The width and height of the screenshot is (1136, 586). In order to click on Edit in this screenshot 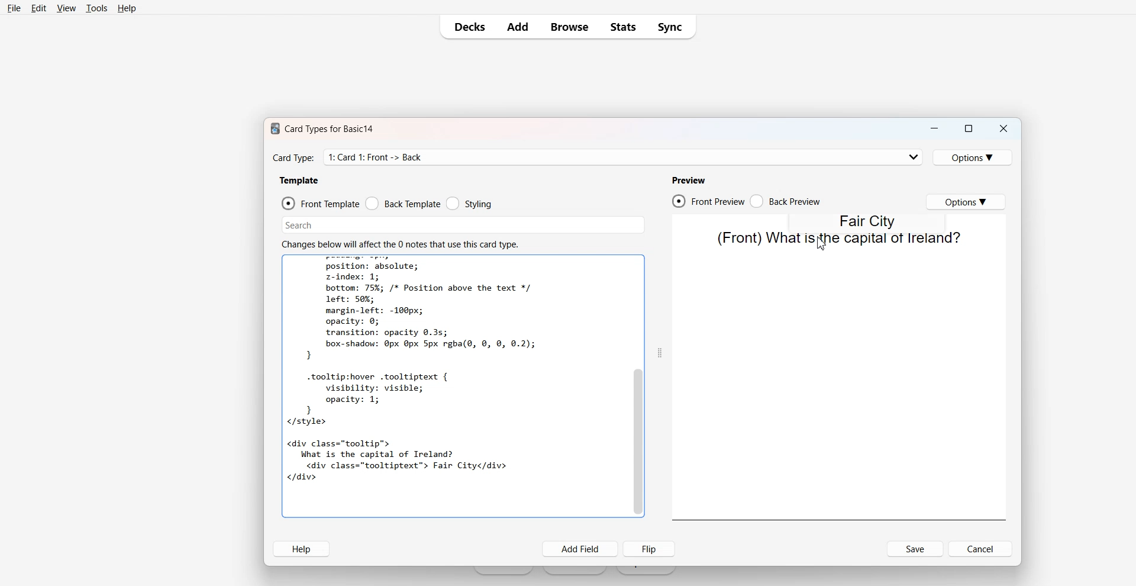, I will do `click(38, 8)`.